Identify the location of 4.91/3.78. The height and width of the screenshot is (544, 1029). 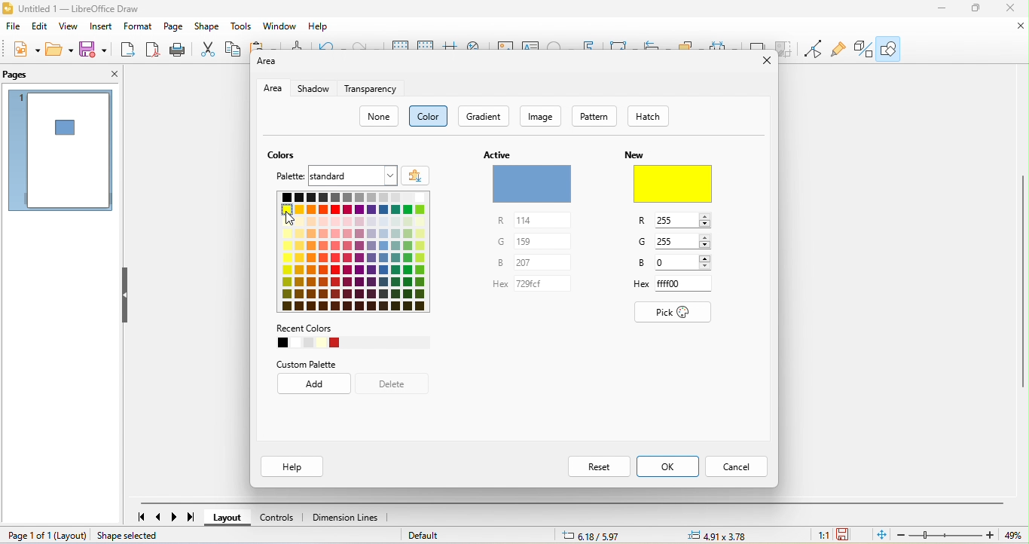
(719, 536).